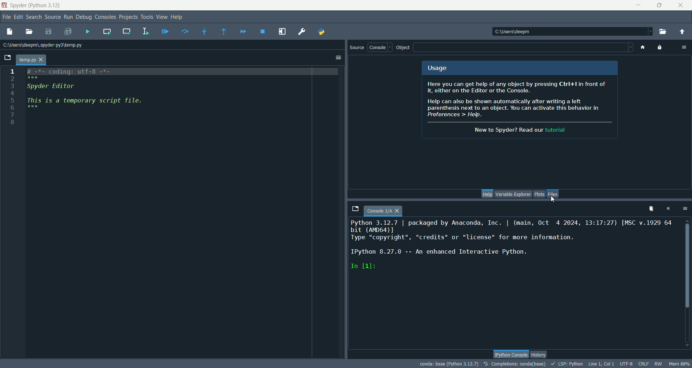  Describe the element at coordinates (28, 31) in the screenshot. I see `open file` at that location.